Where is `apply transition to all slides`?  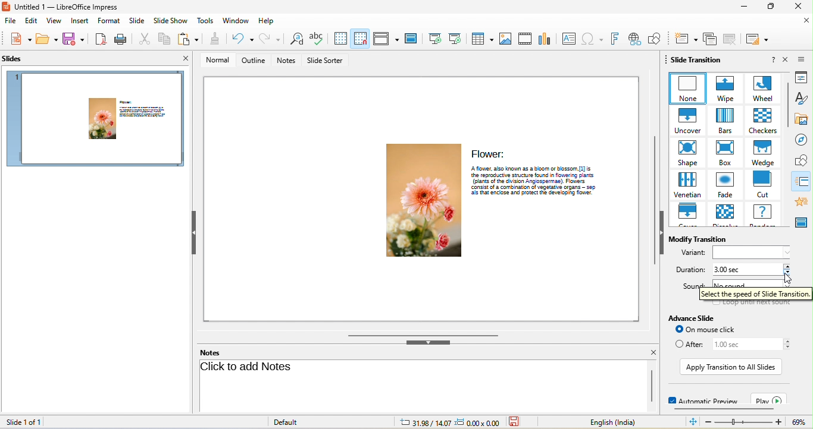 apply transition to all slides is located at coordinates (730, 367).